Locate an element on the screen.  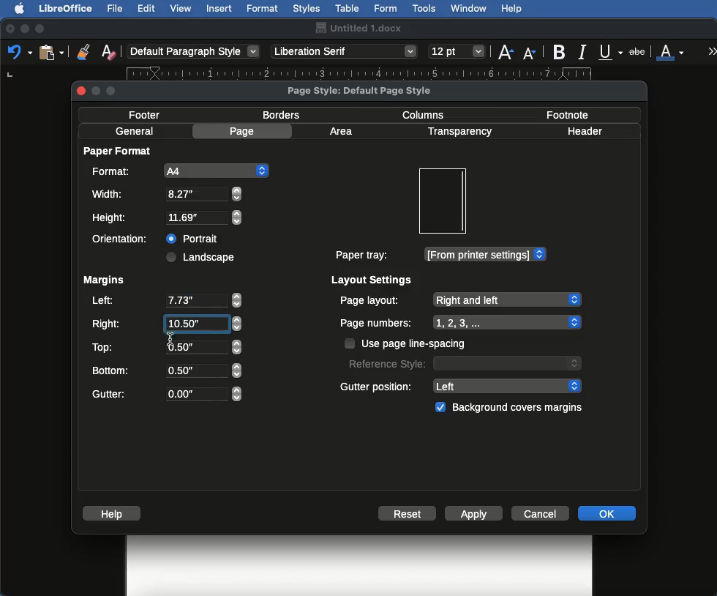
Help is located at coordinates (114, 513).